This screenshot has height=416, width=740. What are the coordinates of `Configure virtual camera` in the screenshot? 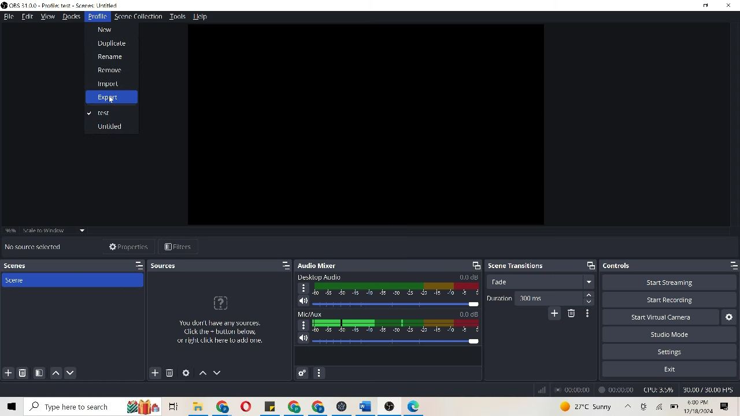 It's located at (730, 316).